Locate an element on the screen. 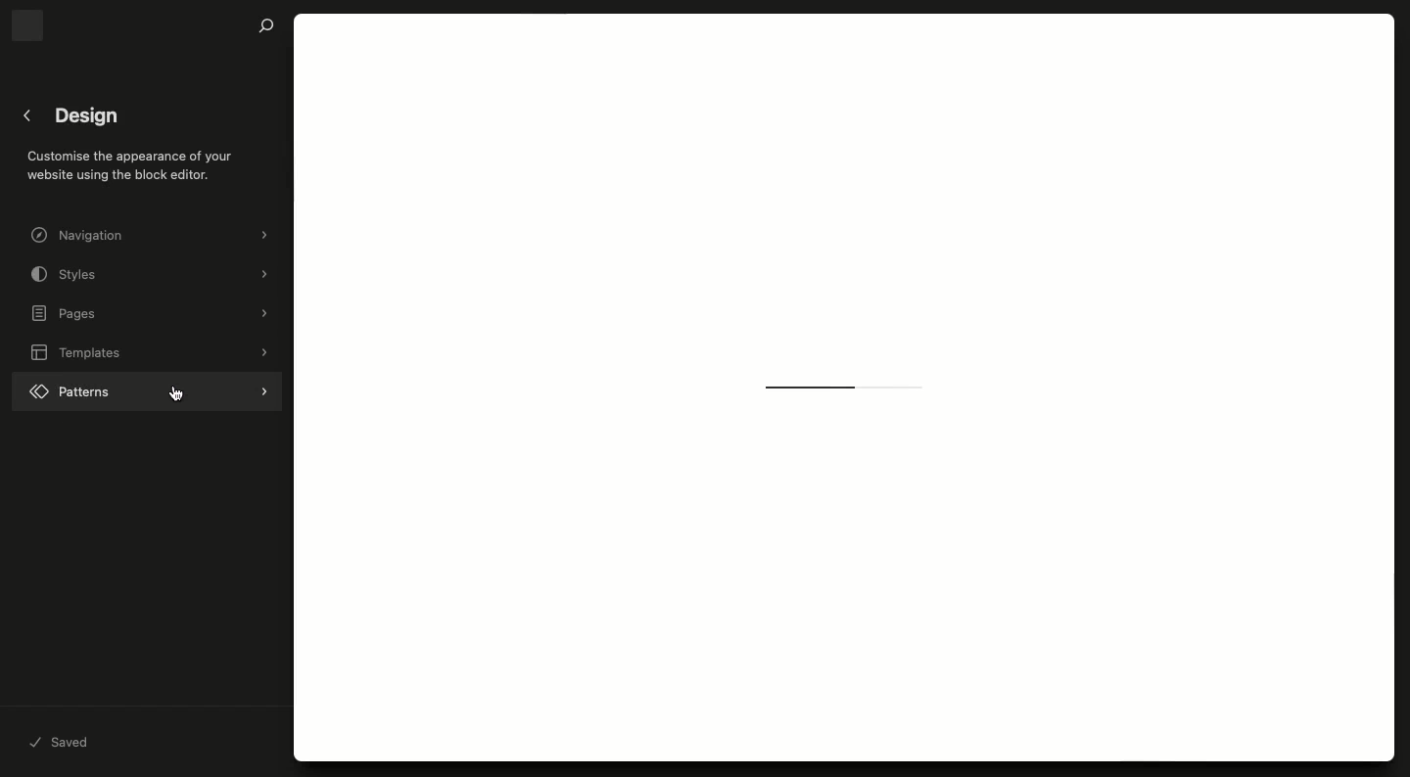 The height and width of the screenshot is (777, 1410). Styles is located at coordinates (154, 274).